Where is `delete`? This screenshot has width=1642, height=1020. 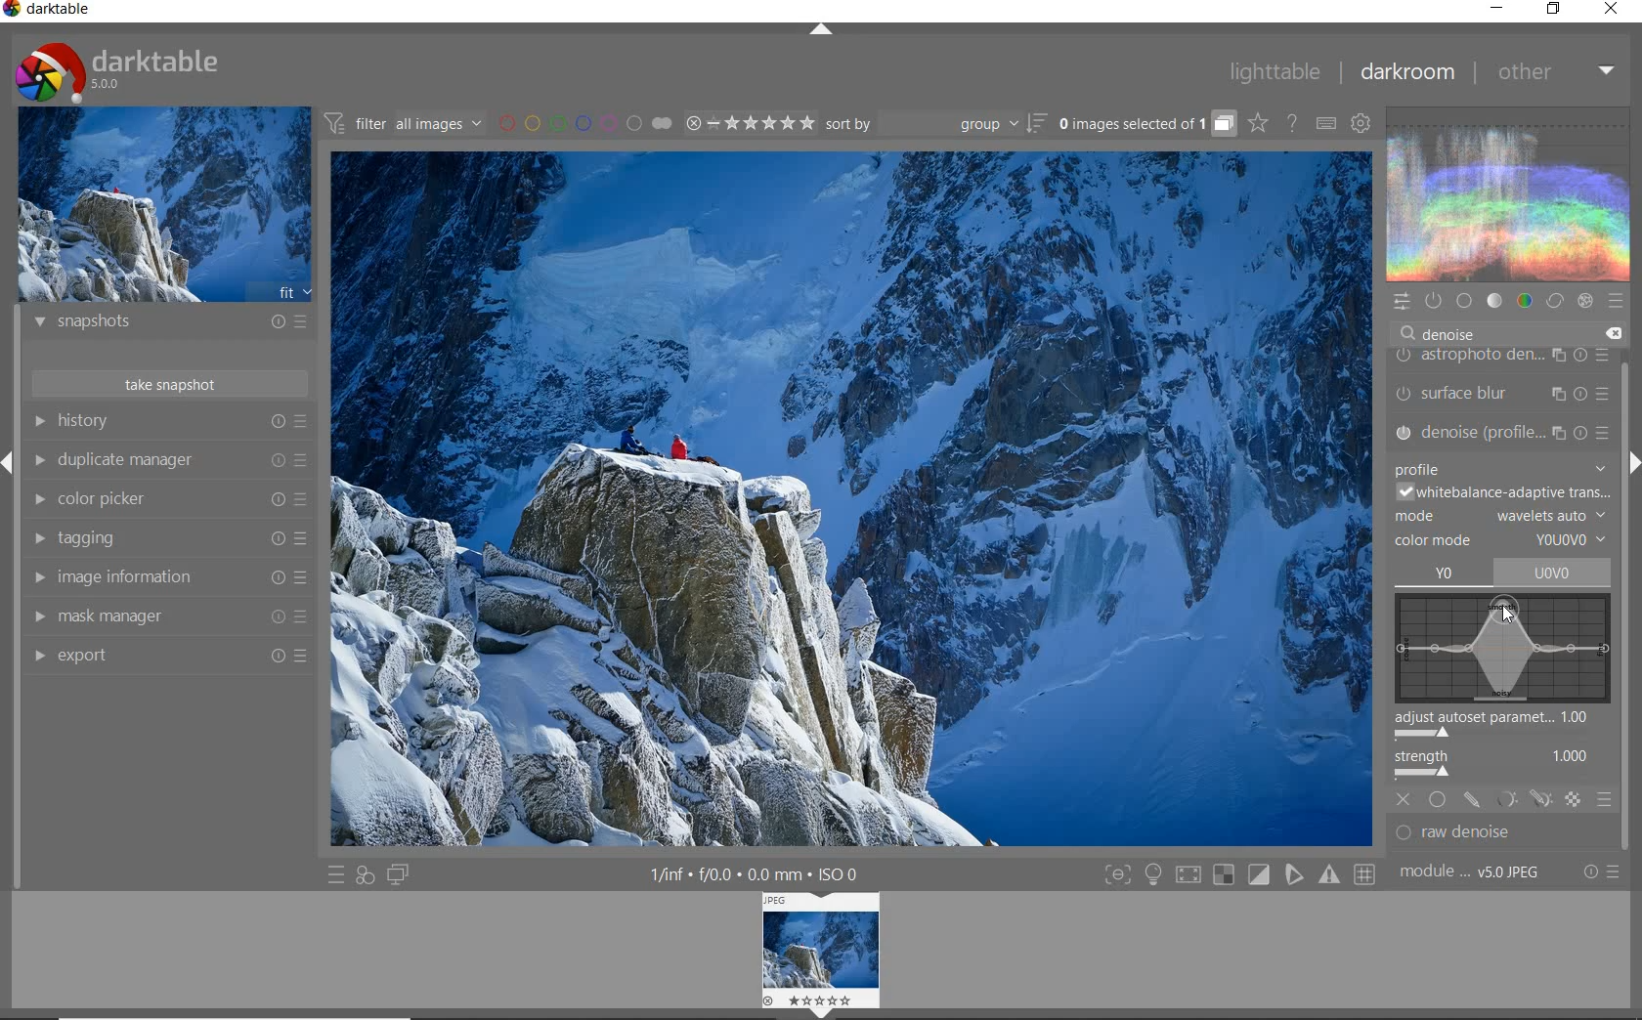
delete is located at coordinates (1612, 334).